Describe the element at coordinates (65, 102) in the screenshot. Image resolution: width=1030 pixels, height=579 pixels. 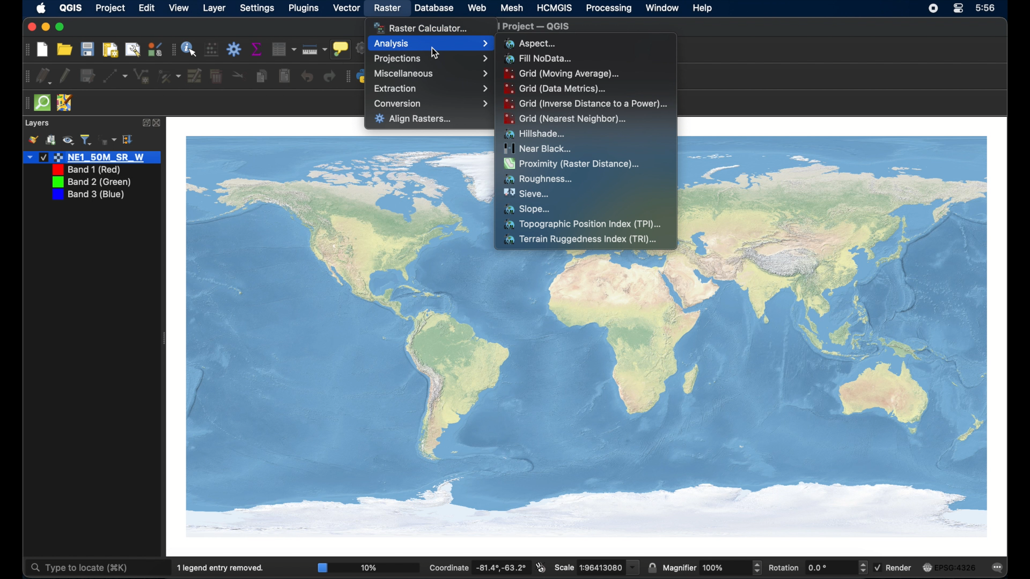
I see `jsom remote` at that location.